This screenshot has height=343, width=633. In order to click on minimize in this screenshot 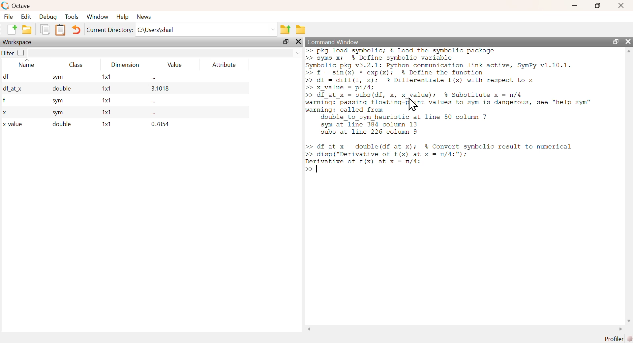, I will do `click(575, 6)`.